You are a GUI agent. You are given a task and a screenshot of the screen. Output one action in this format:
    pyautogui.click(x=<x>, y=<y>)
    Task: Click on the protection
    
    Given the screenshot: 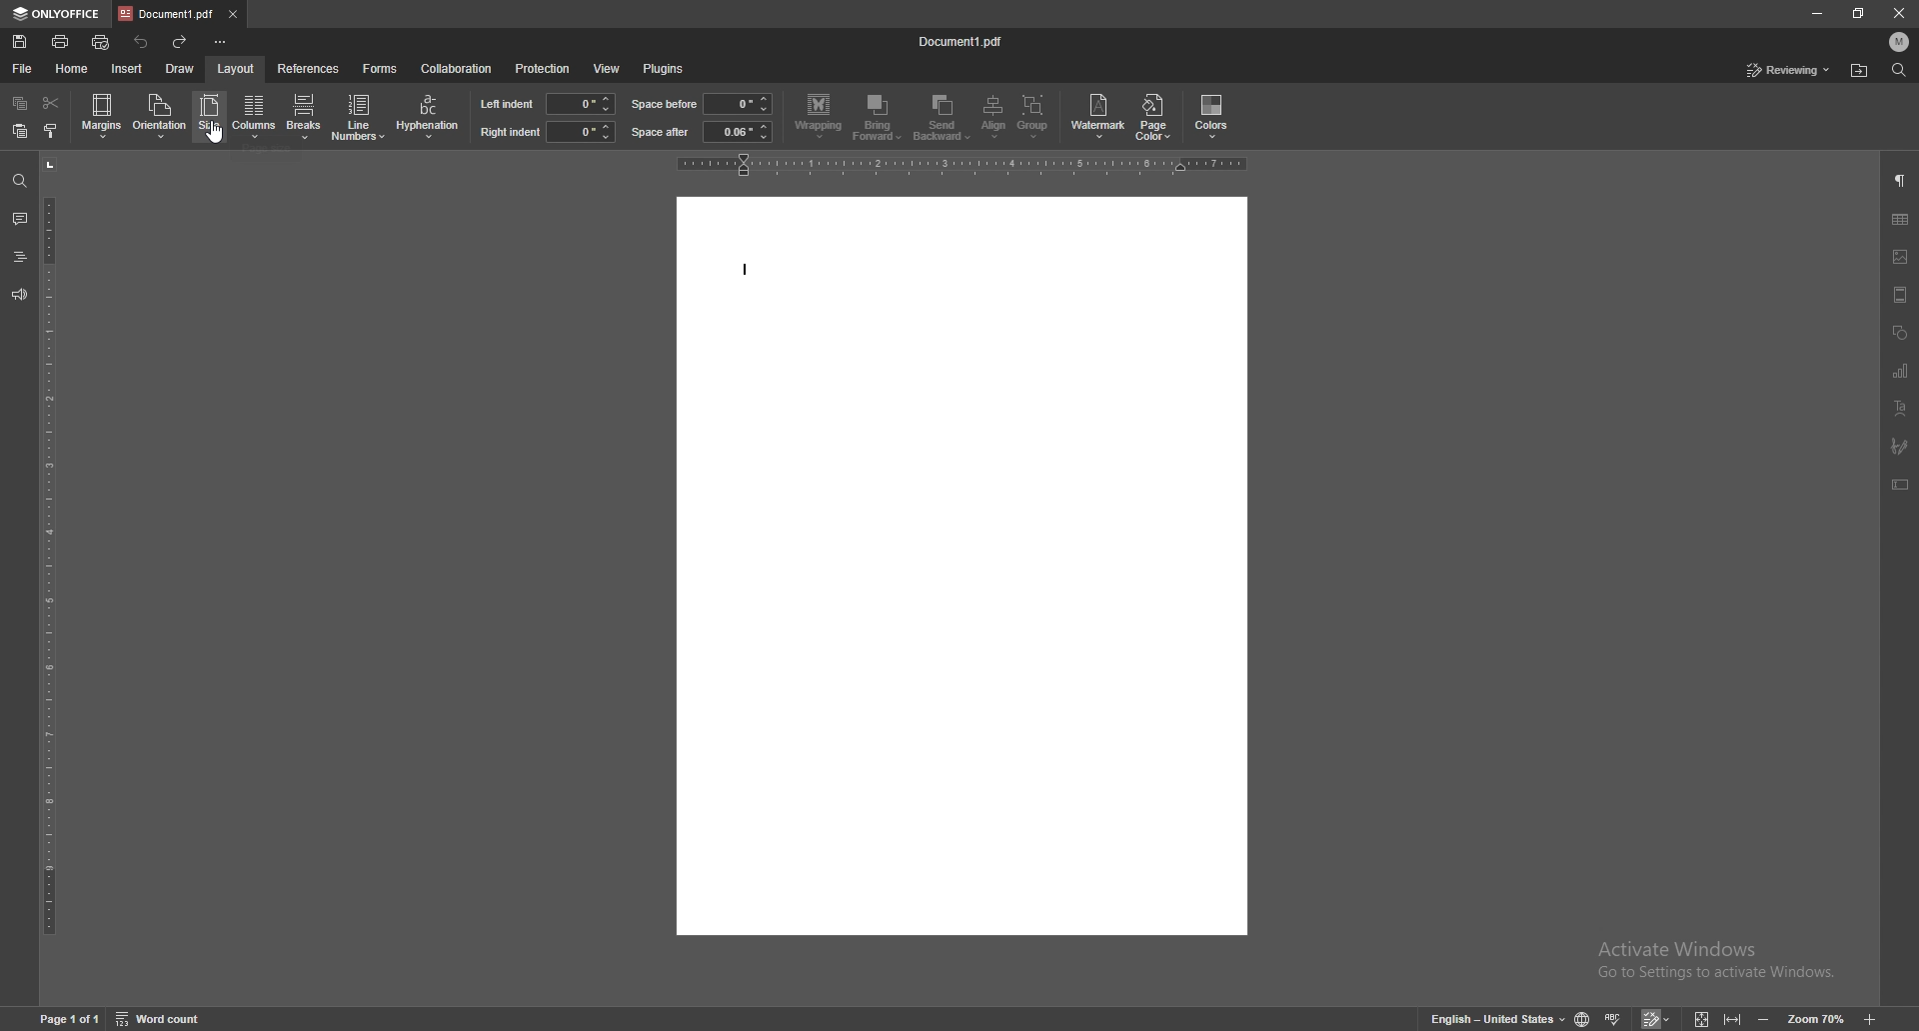 What is the action you would take?
    pyautogui.click(x=542, y=69)
    